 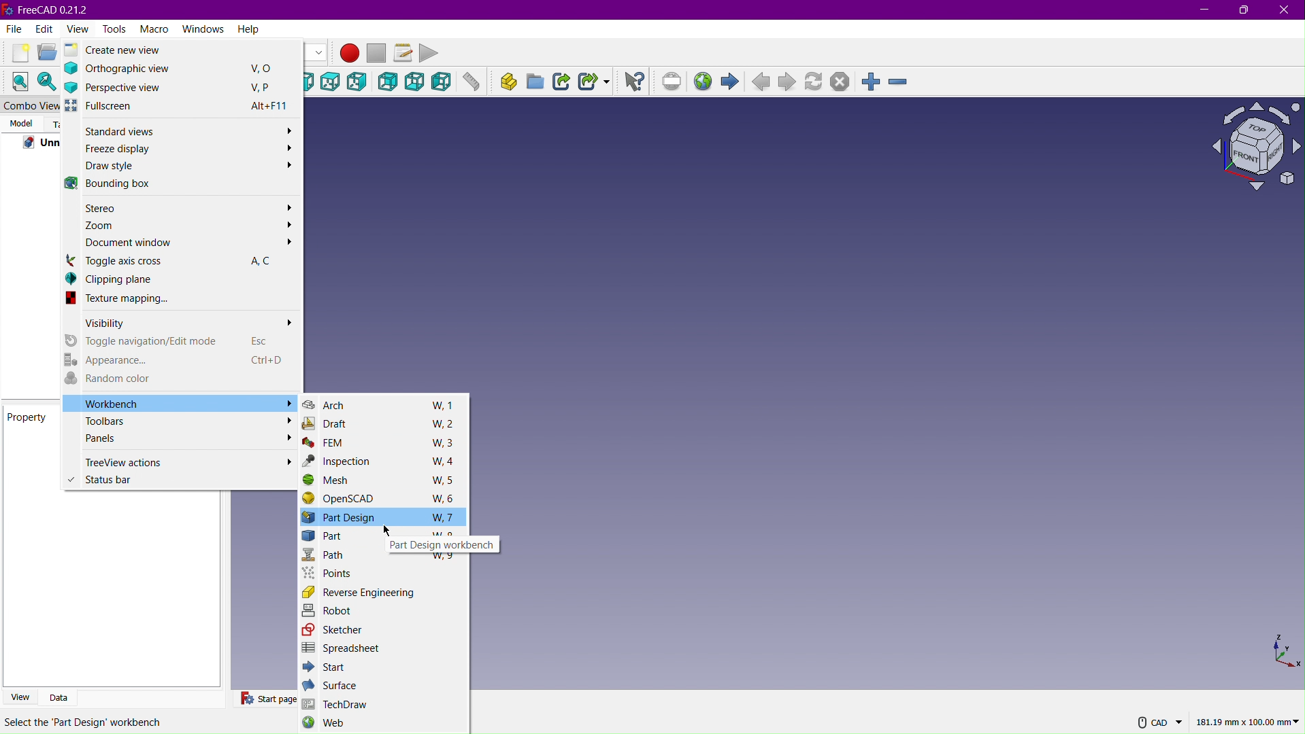 What do you see at coordinates (1242, 12) in the screenshot?
I see `Maximize` at bounding box center [1242, 12].